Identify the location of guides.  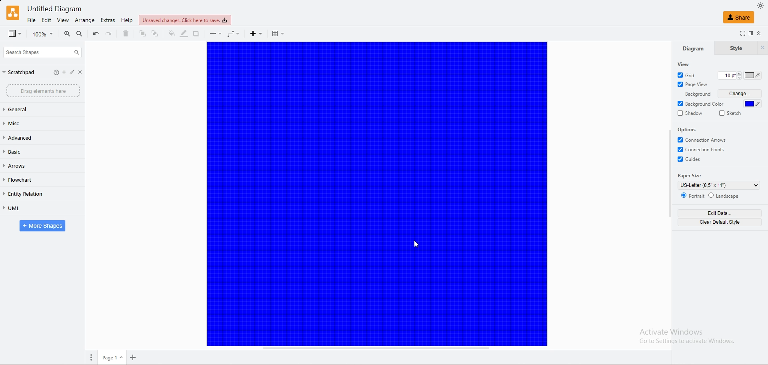
(690, 160).